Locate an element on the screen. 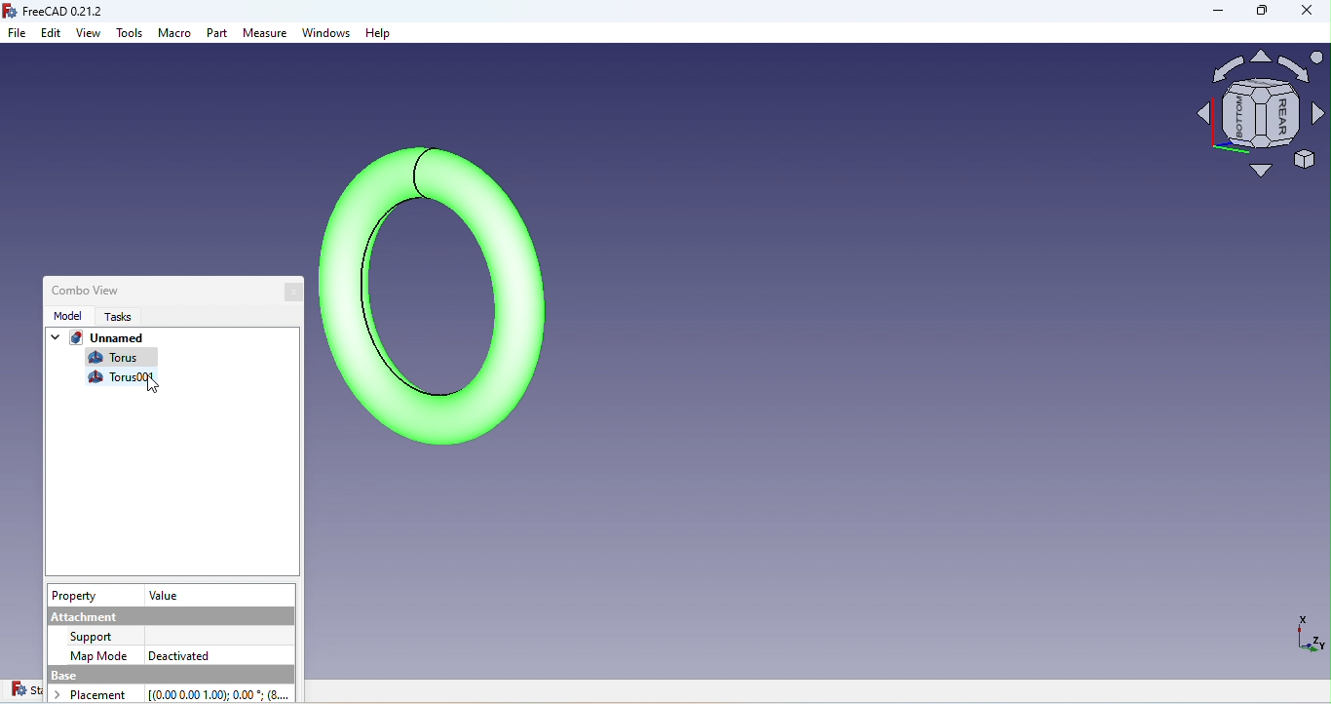 This screenshot has height=704, width=1331. cursor is located at coordinates (152, 384).